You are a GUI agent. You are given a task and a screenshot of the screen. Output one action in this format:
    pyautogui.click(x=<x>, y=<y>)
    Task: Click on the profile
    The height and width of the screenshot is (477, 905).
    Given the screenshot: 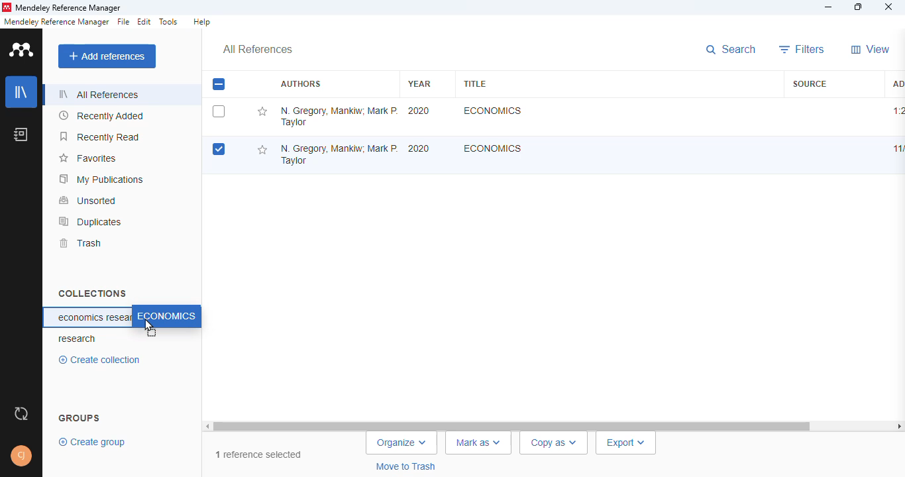 What is the action you would take?
    pyautogui.click(x=23, y=456)
    